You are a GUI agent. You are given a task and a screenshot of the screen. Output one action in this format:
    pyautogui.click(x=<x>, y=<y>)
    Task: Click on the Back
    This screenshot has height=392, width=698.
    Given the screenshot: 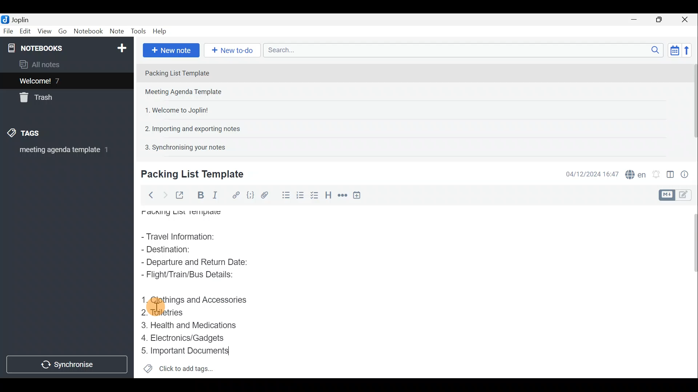 What is the action you would take?
    pyautogui.click(x=149, y=195)
    